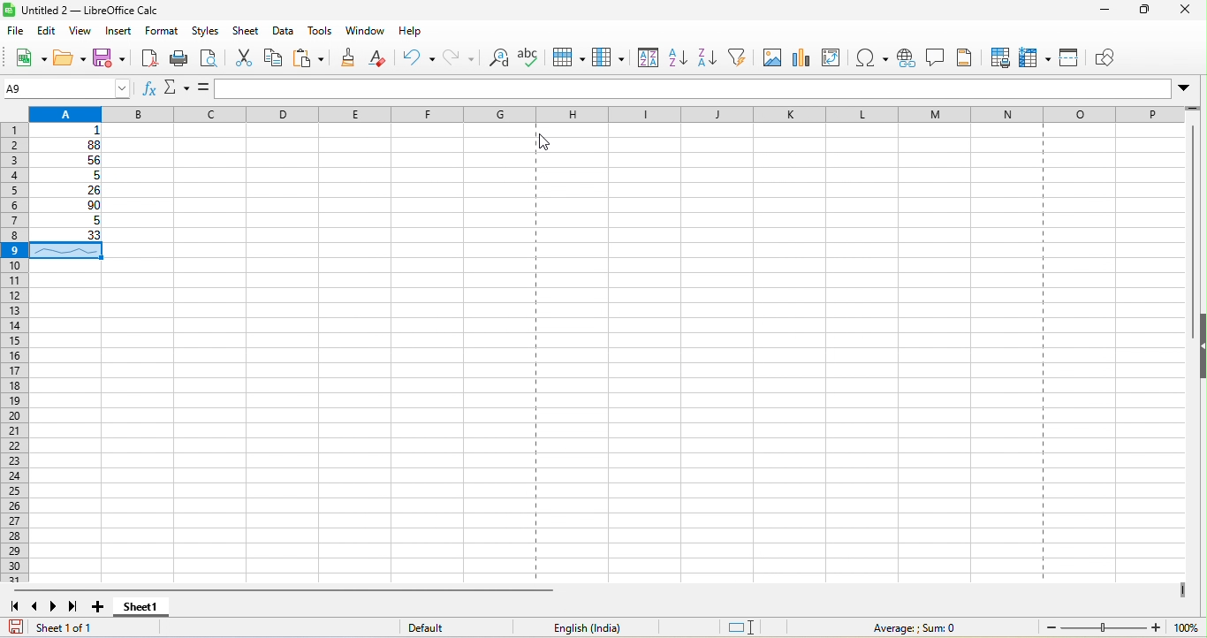  I want to click on 5, so click(72, 176).